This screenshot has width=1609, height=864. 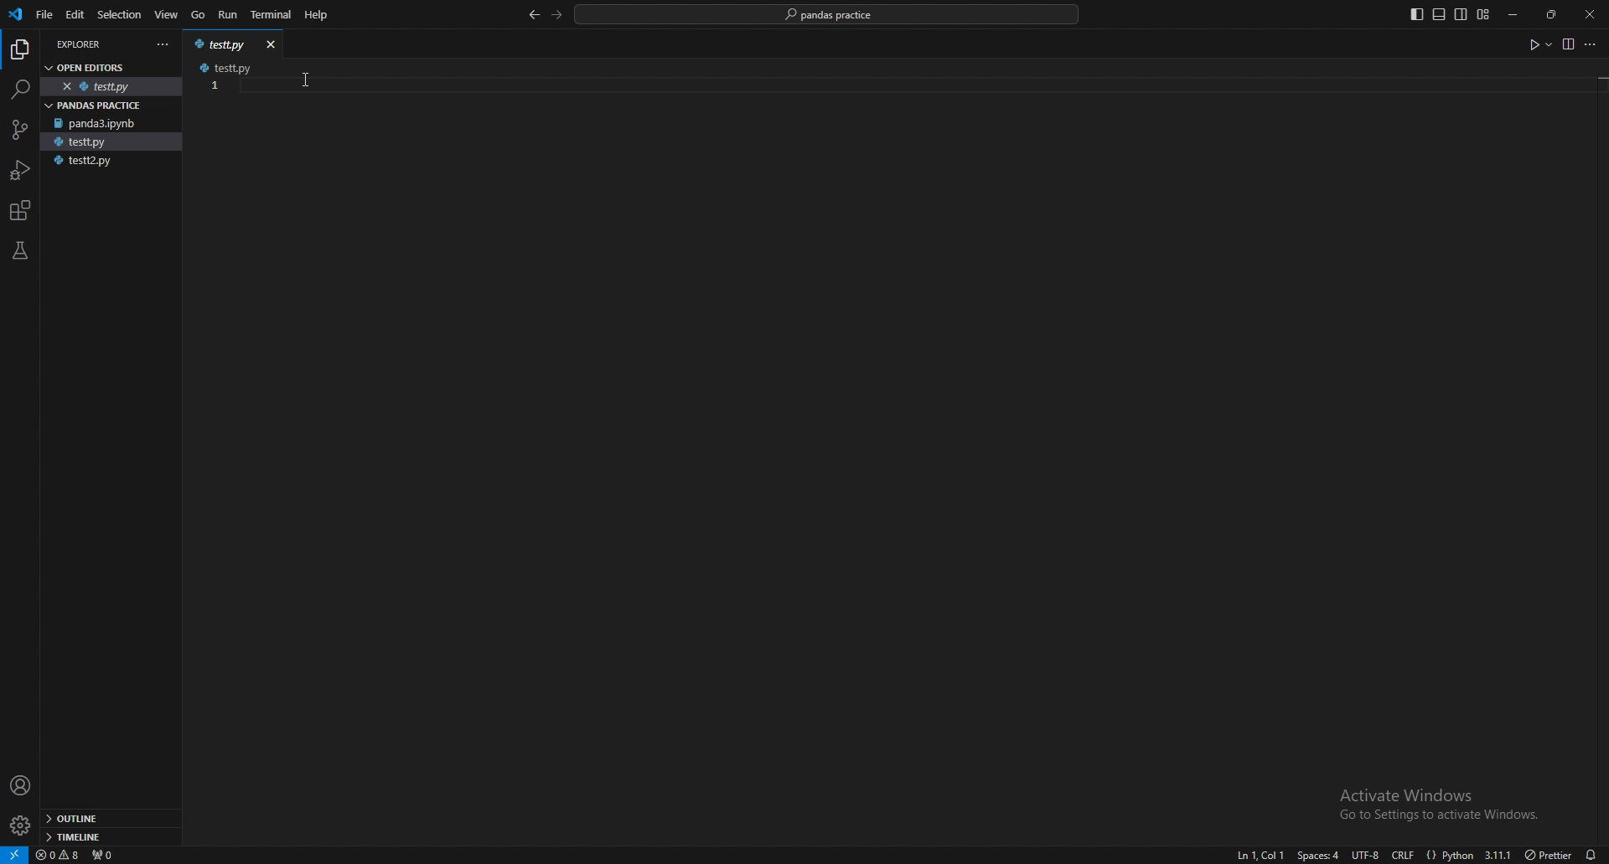 What do you see at coordinates (59, 855) in the screenshot?
I see `warnings` at bounding box center [59, 855].